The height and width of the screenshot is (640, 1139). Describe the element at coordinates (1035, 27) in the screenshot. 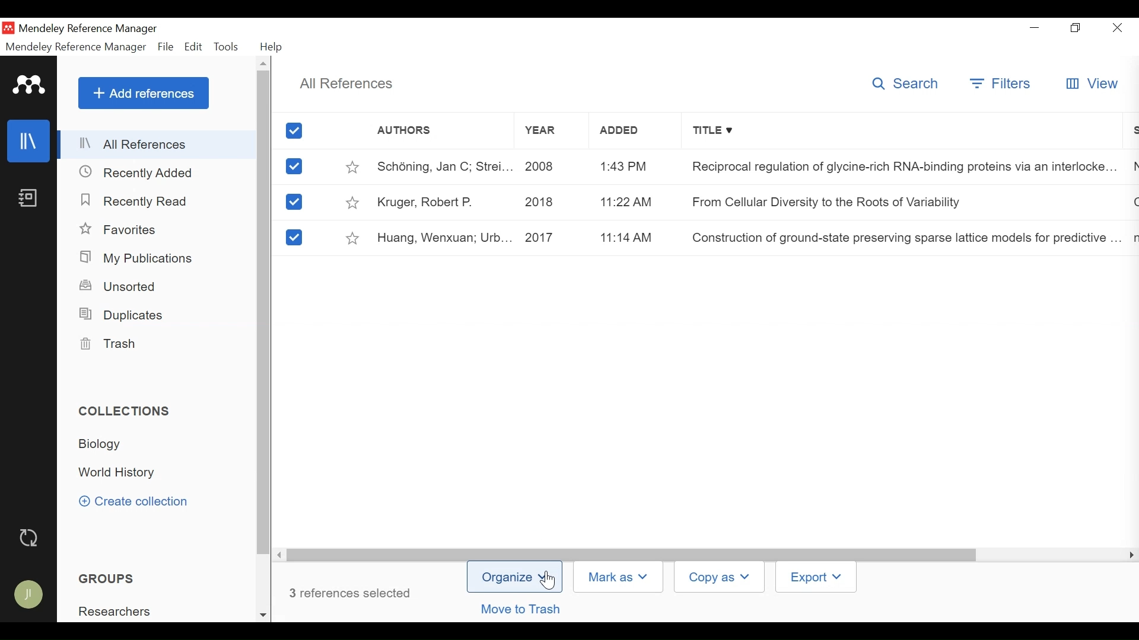

I see `minimize` at that location.